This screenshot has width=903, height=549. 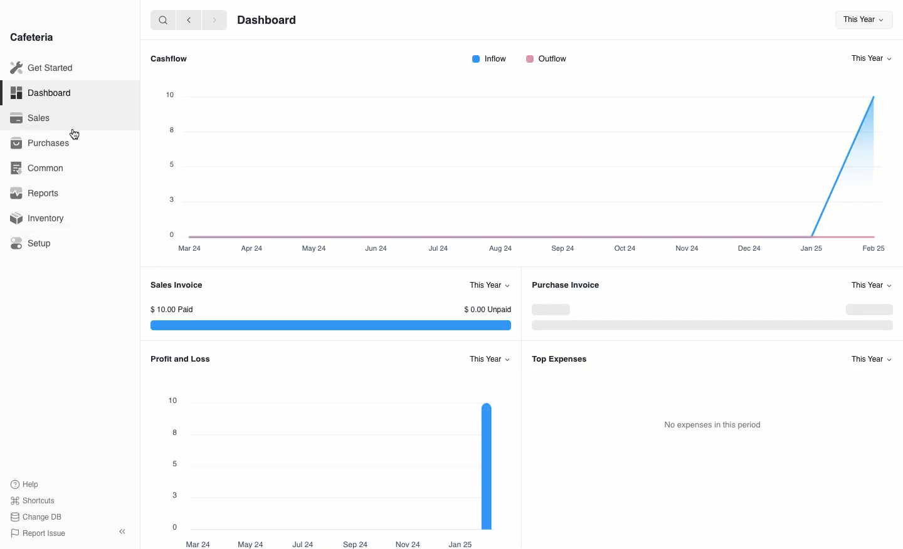 What do you see at coordinates (687, 248) in the screenshot?
I see `Nov 24` at bounding box center [687, 248].